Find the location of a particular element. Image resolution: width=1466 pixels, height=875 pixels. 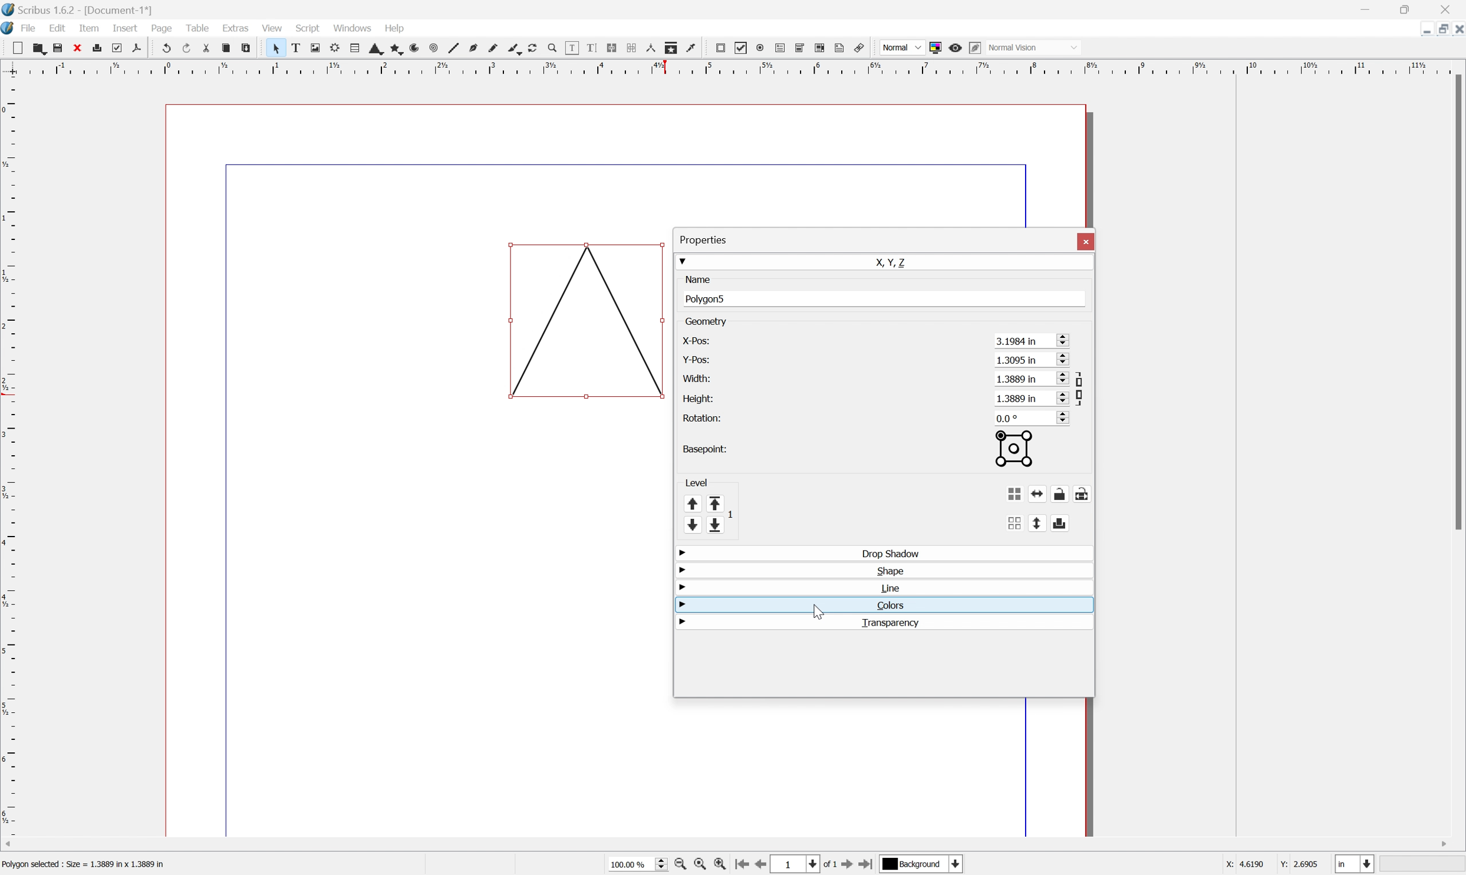

Redo is located at coordinates (185, 47).